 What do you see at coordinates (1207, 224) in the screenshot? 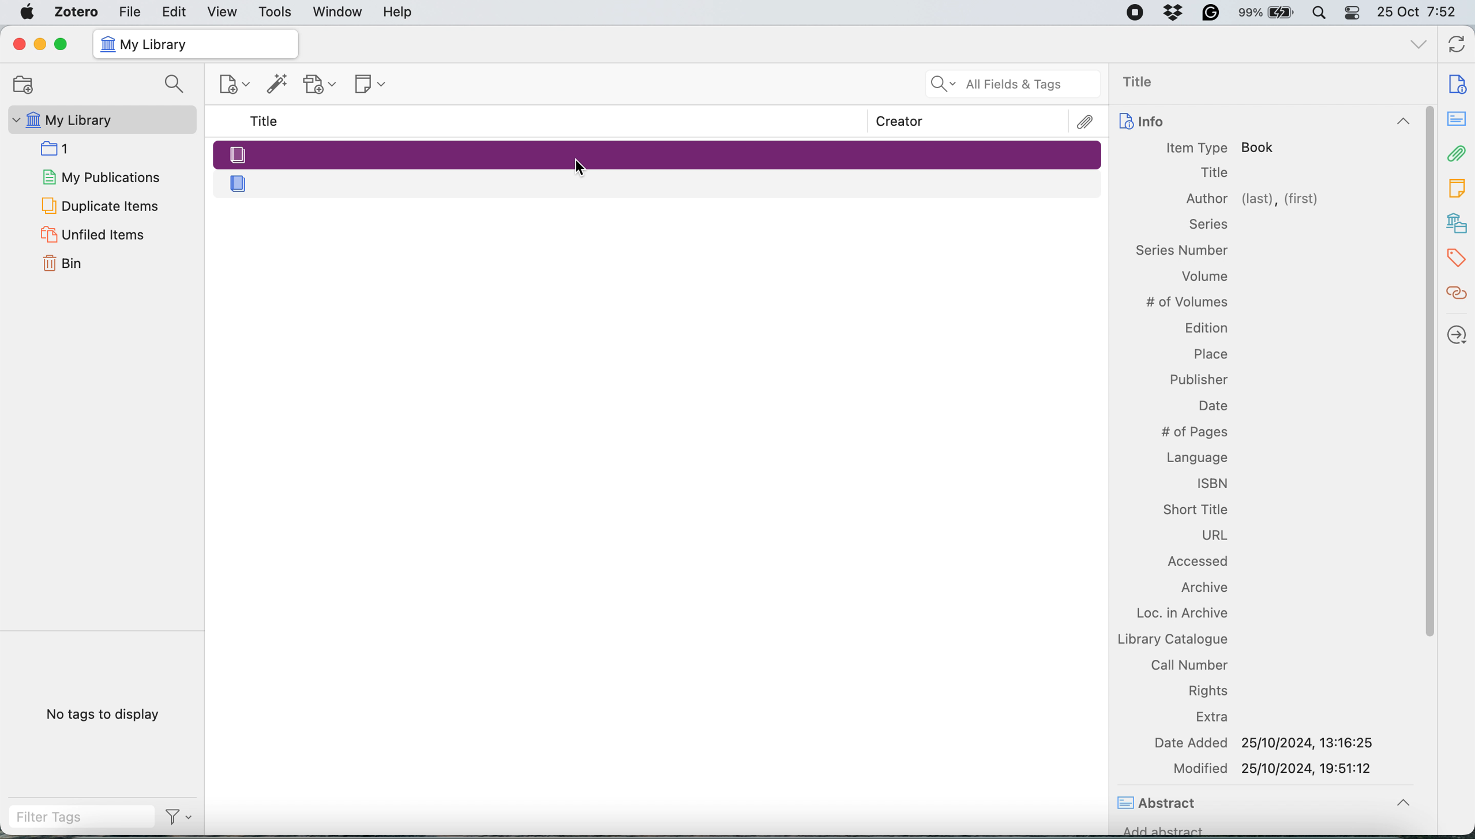
I see `` at bounding box center [1207, 224].